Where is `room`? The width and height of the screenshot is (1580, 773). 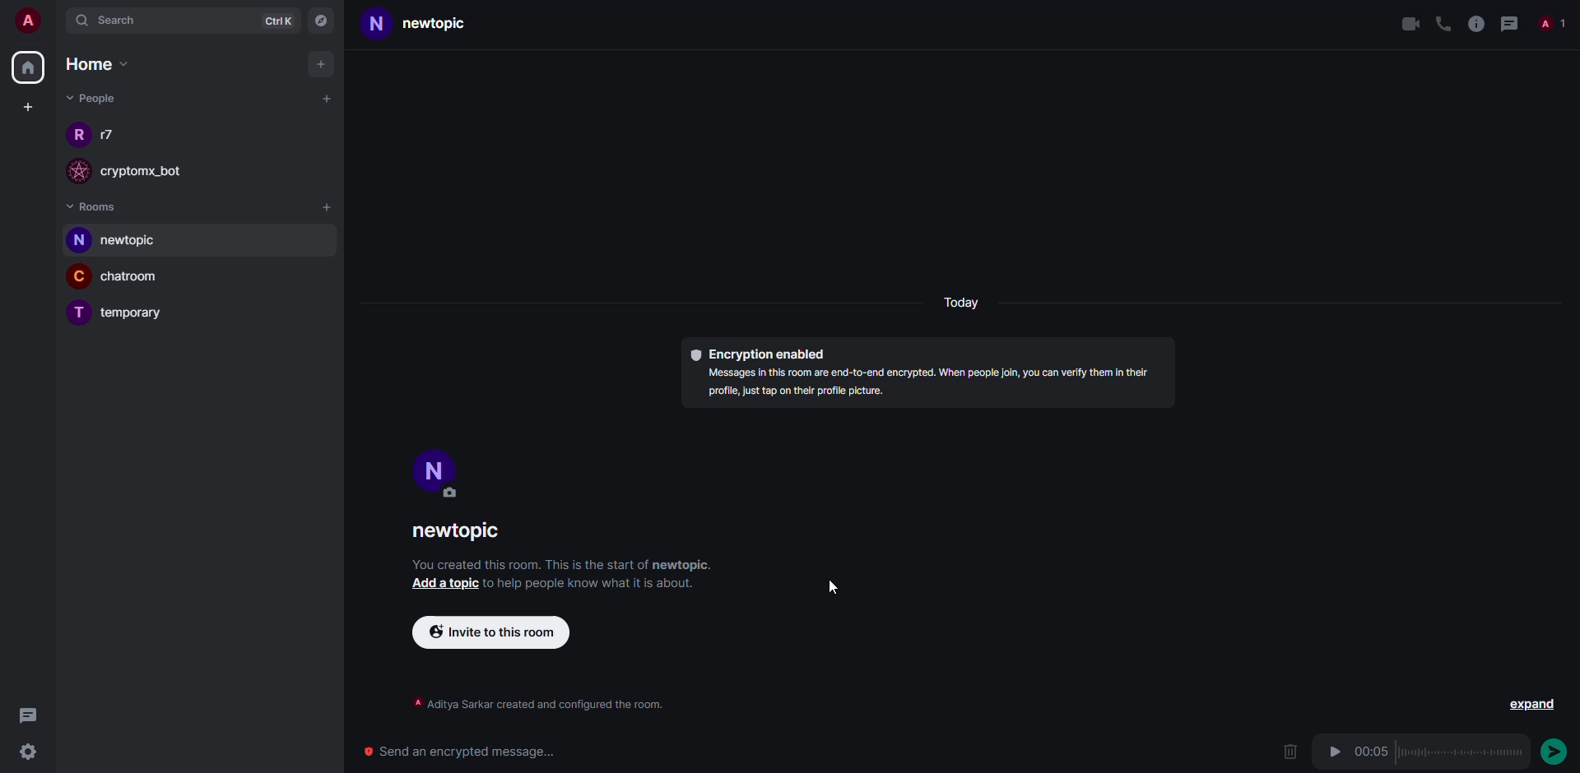 room is located at coordinates (141, 280).